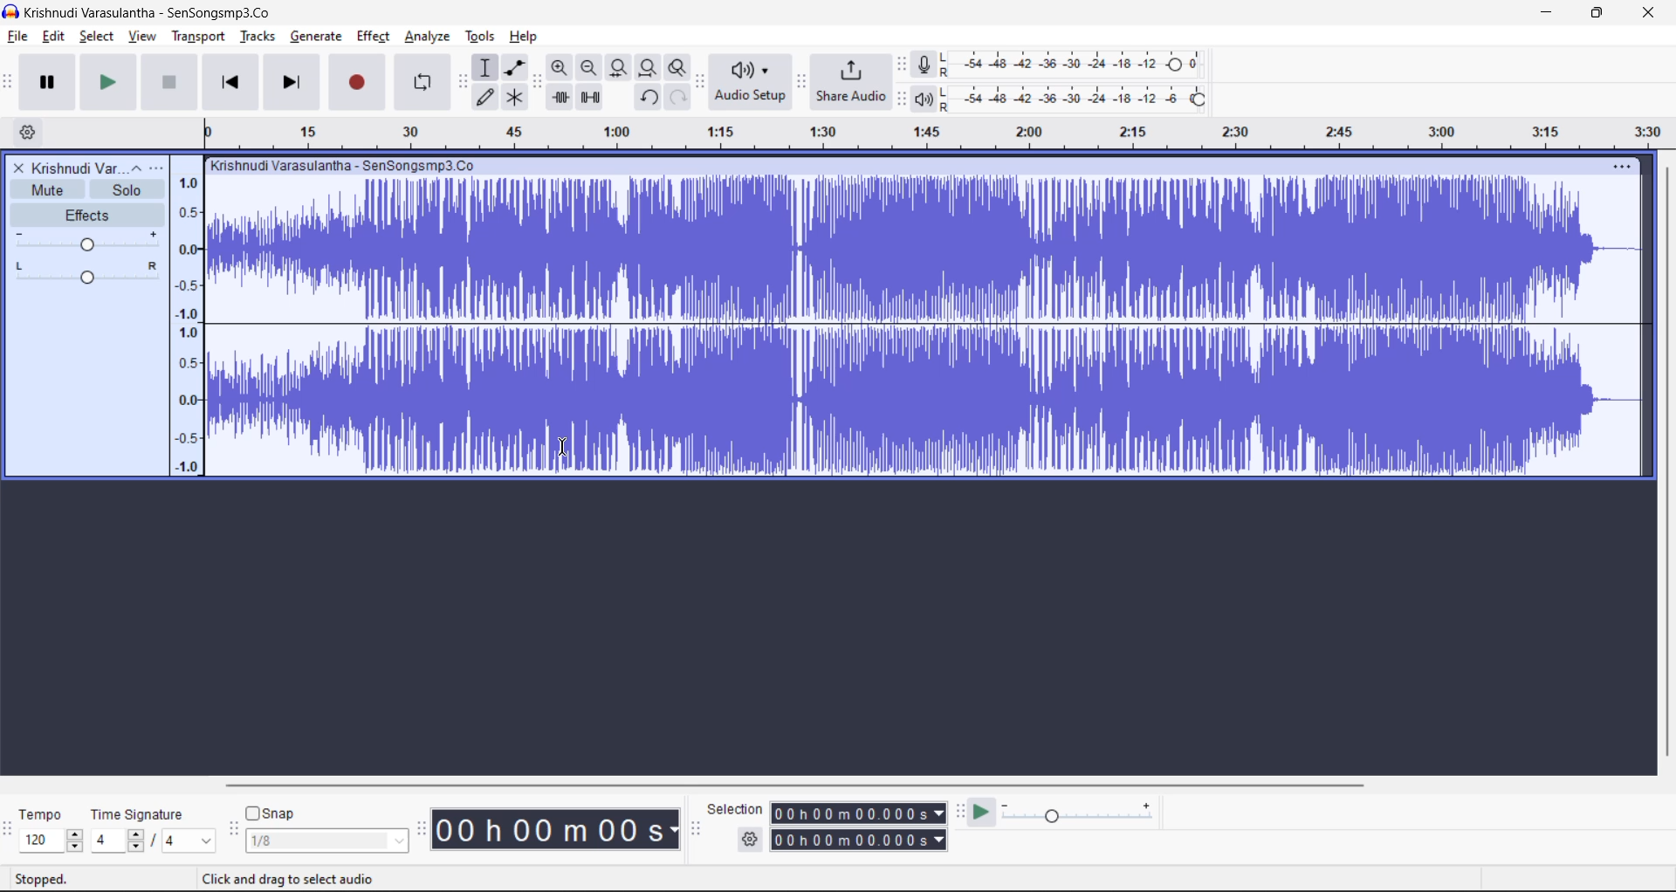 The image size is (1676, 892). Describe the element at coordinates (145, 13) in the screenshot. I see `Krishnudi Varasulantha - SenSongsmp3.Co` at that location.